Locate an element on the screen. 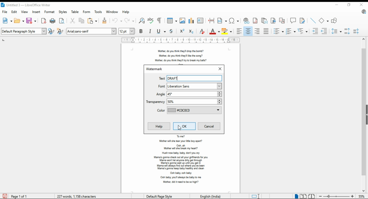  insert bookmark is located at coordinates (273, 21).